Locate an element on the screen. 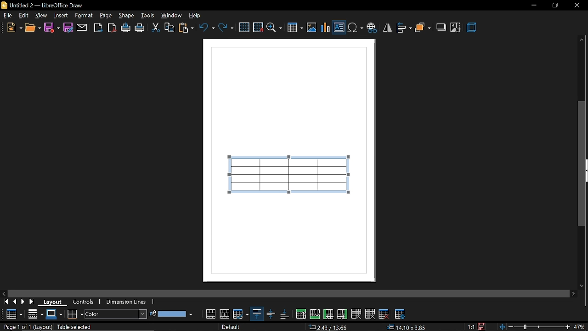  close is located at coordinates (576, 6).